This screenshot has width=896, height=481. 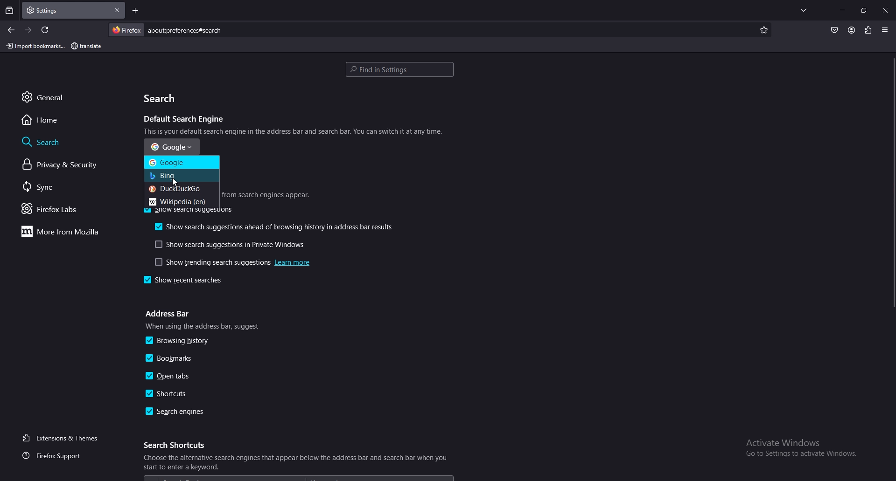 What do you see at coordinates (119, 10) in the screenshot?
I see `close tab` at bounding box center [119, 10].